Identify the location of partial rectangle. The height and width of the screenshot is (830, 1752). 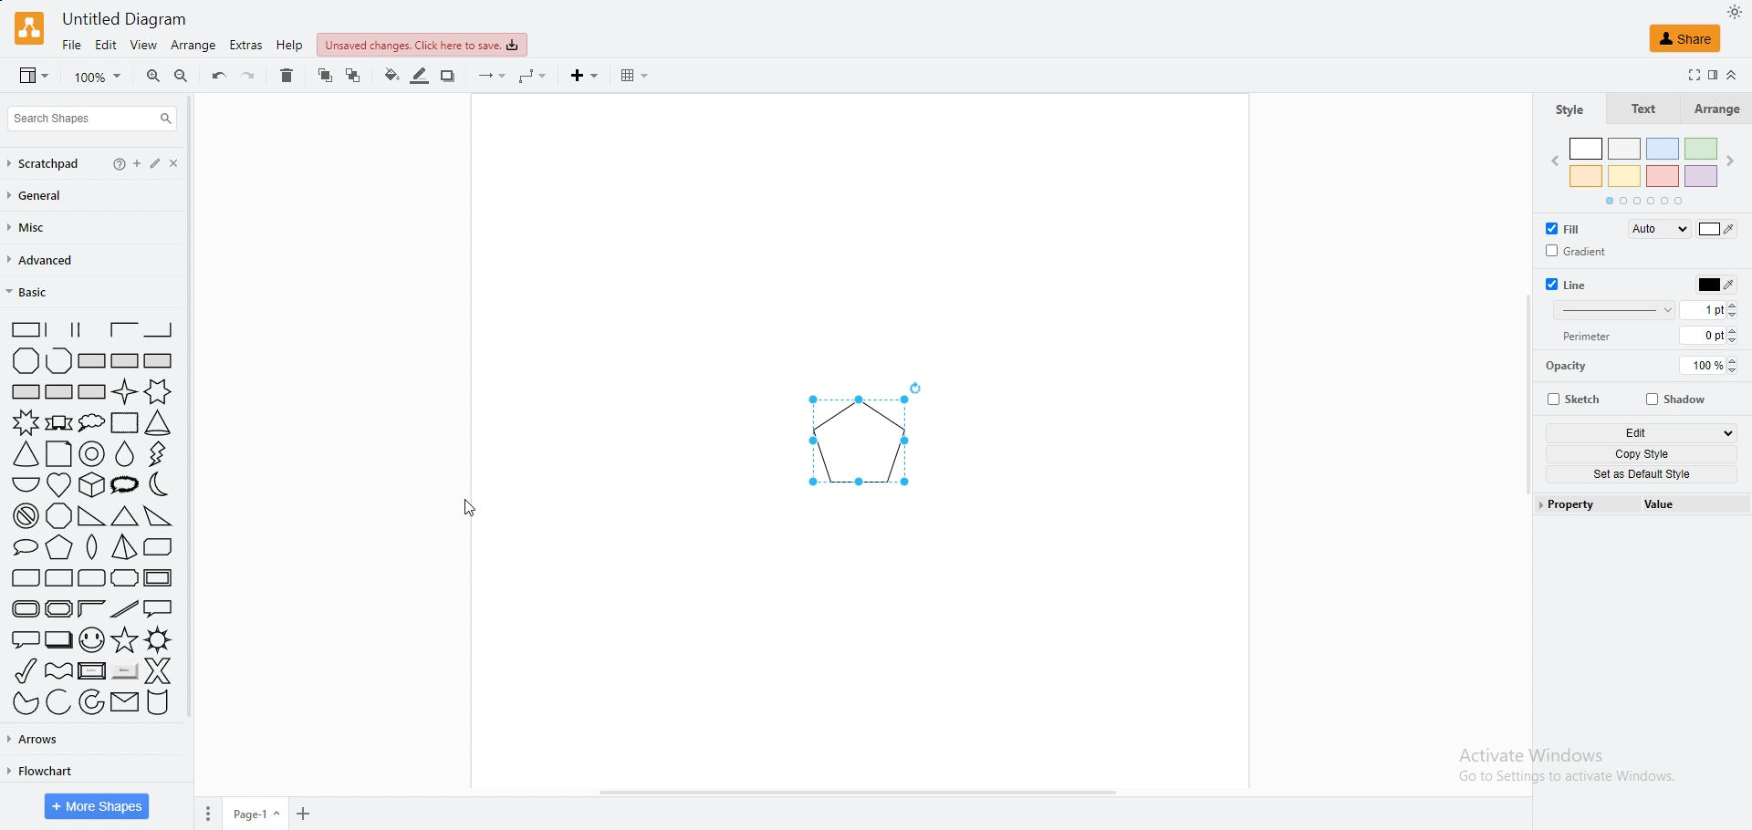
(21, 328).